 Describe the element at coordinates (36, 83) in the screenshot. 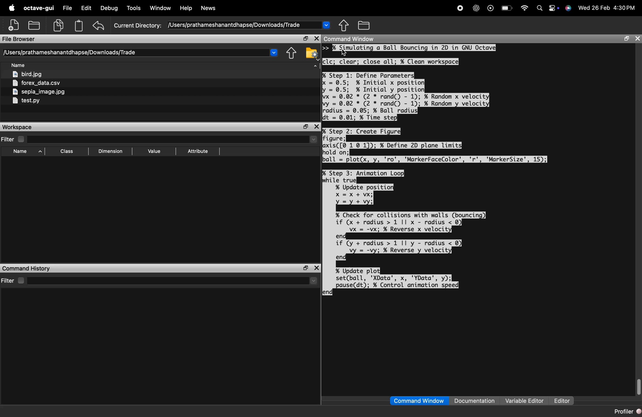

I see ` forex_data.csv` at that location.